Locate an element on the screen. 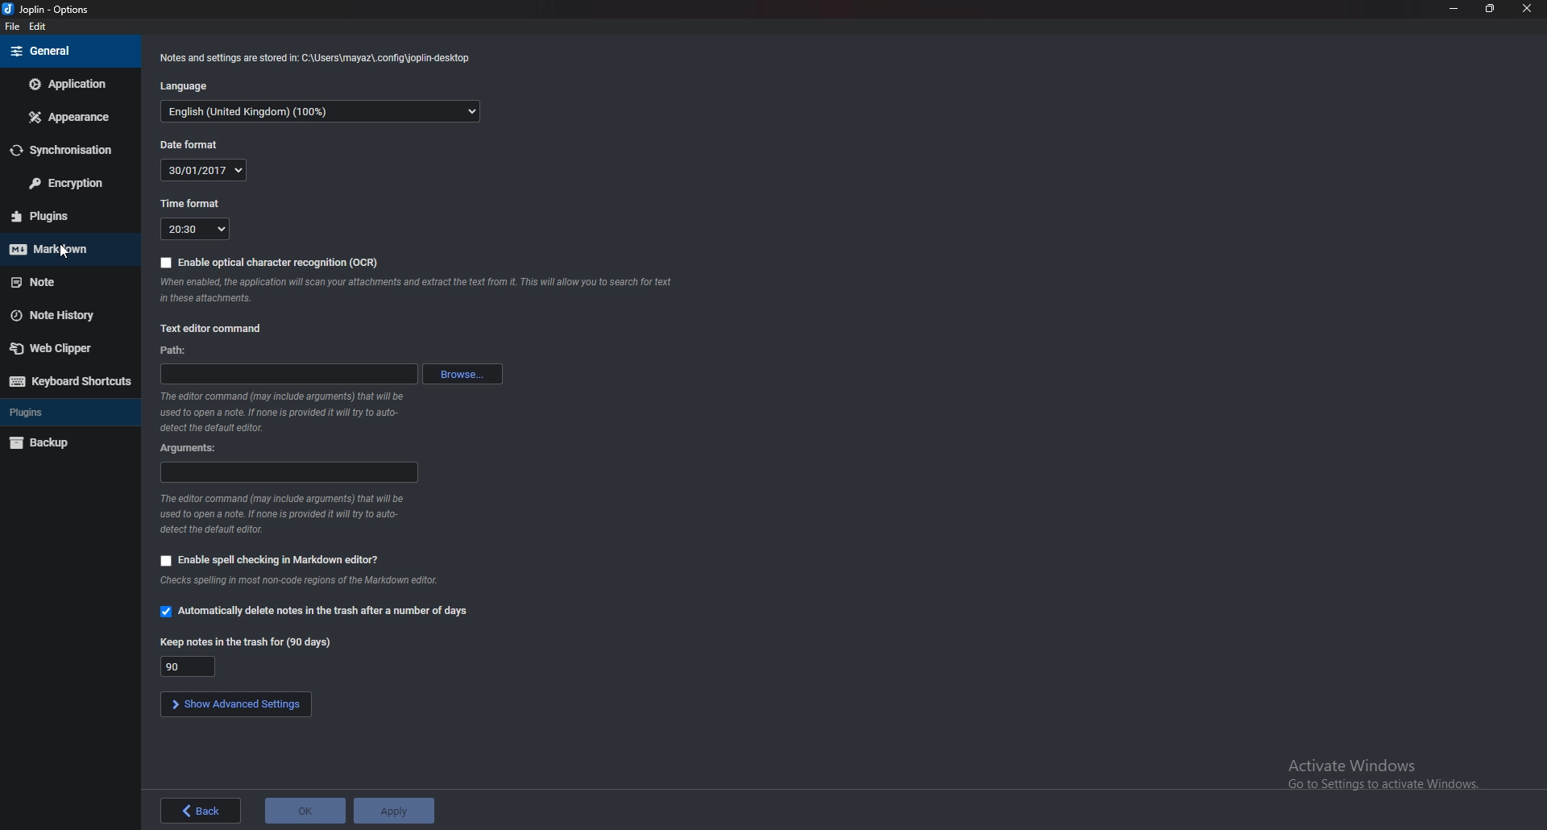 The image size is (1547, 830). language is located at coordinates (188, 85).